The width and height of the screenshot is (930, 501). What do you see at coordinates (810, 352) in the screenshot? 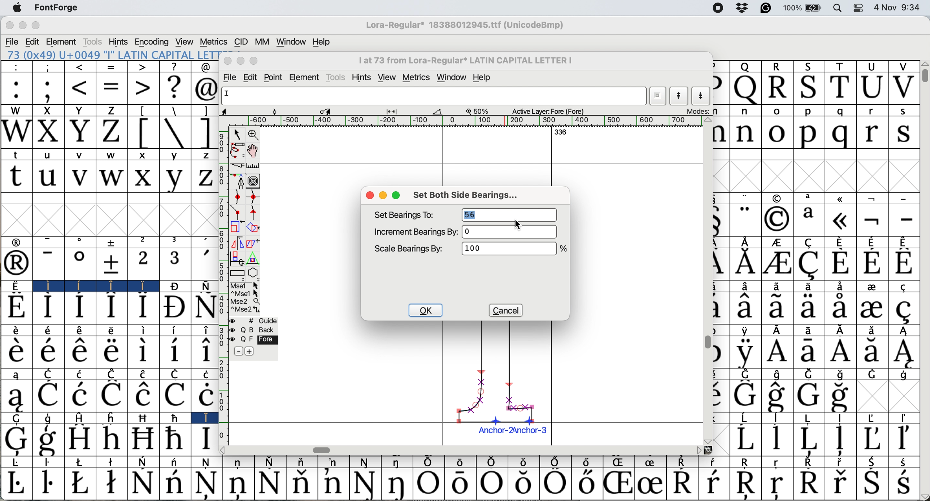
I see `Symbol` at bounding box center [810, 352].